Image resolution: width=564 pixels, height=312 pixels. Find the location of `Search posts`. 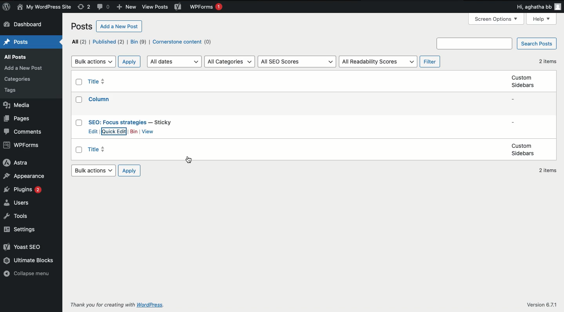

Search posts is located at coordinates (536, 44).